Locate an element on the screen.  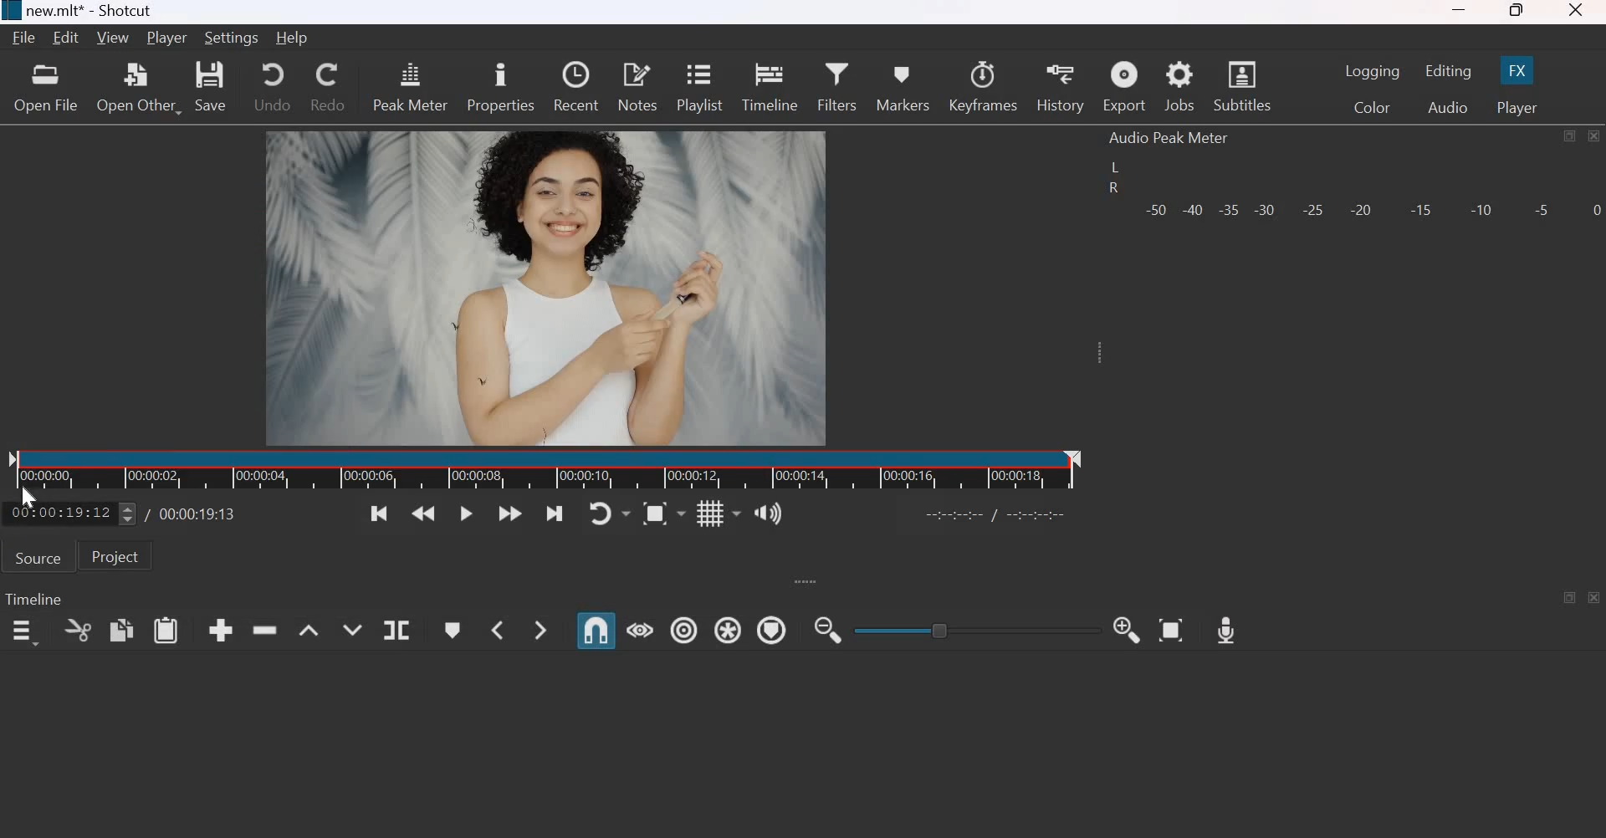
Overwrite is located at coordinates (350, 627).